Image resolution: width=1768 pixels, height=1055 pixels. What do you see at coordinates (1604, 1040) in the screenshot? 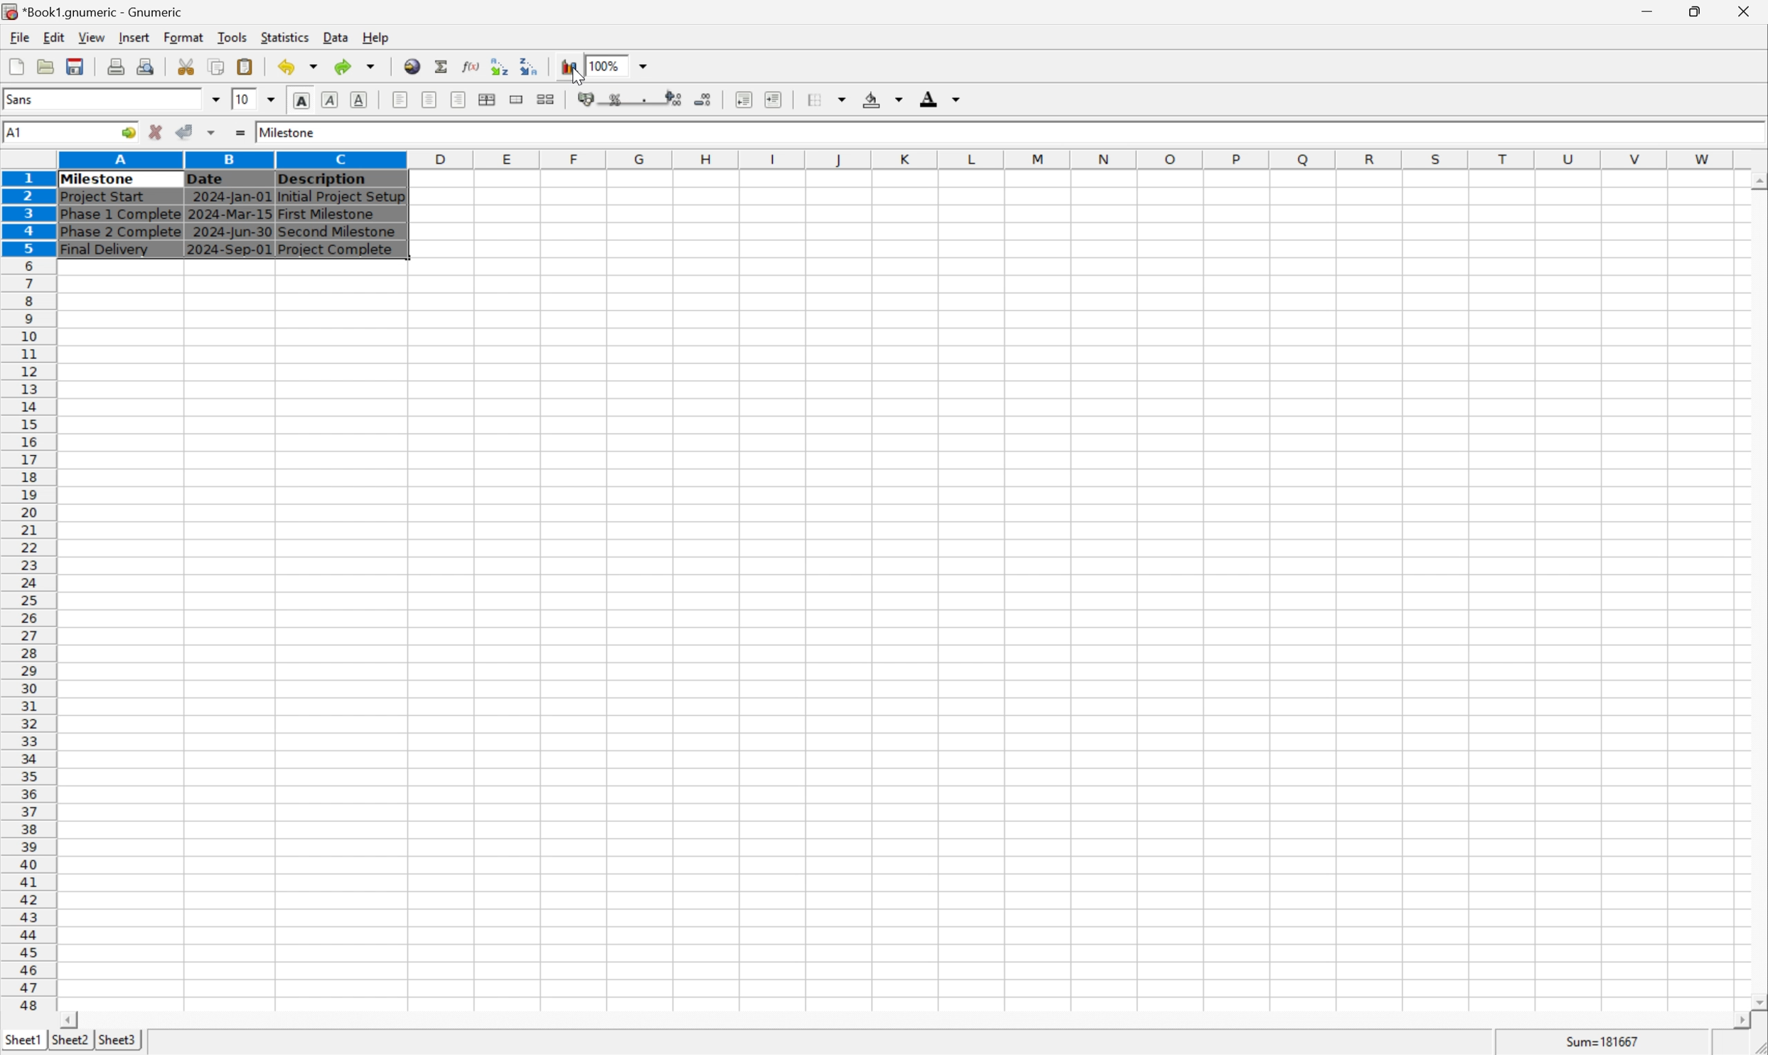
I see `Sum=181667` at bounding box center [1604, 1040].